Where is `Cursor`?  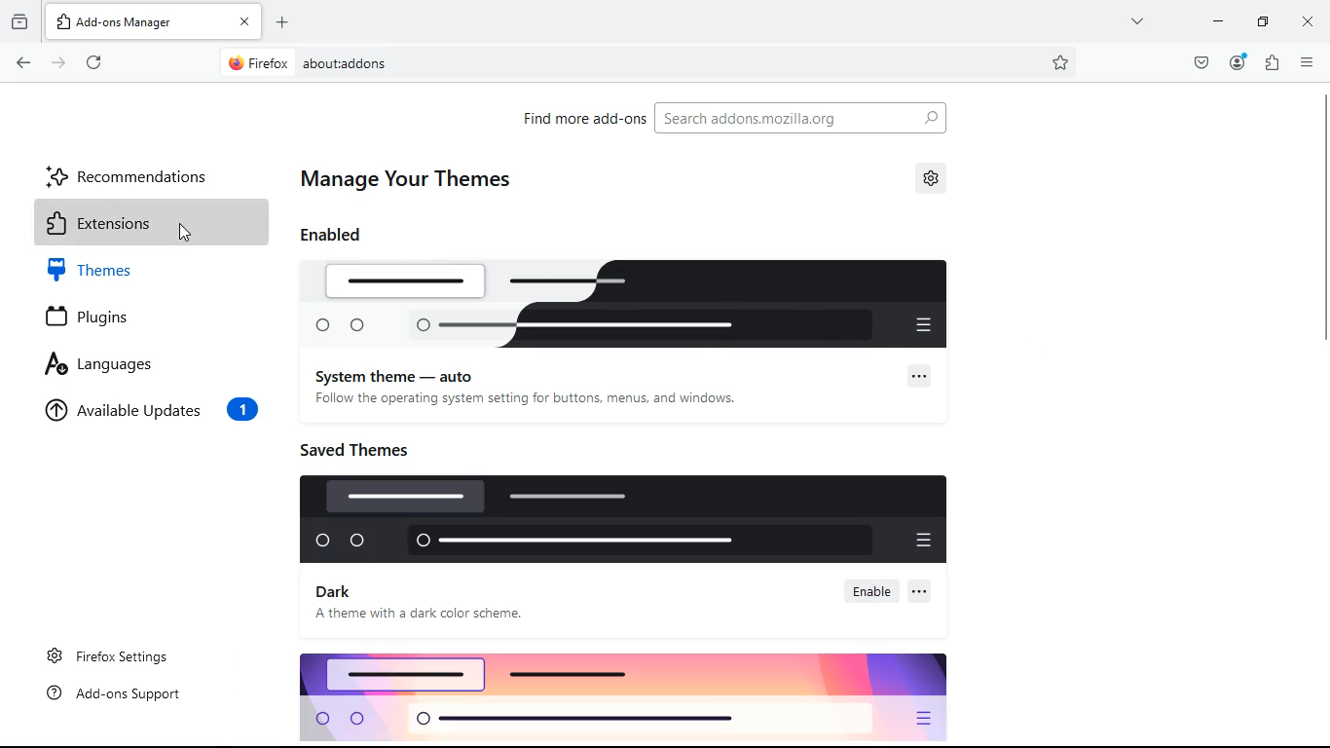 Cursor is located at coordinates (191, 224).